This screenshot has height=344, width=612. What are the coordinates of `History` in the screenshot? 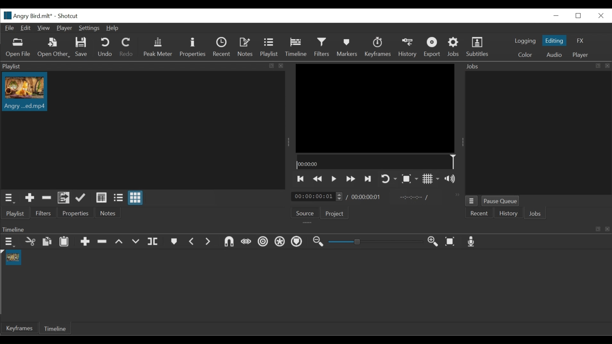 It's located at (508, 214).